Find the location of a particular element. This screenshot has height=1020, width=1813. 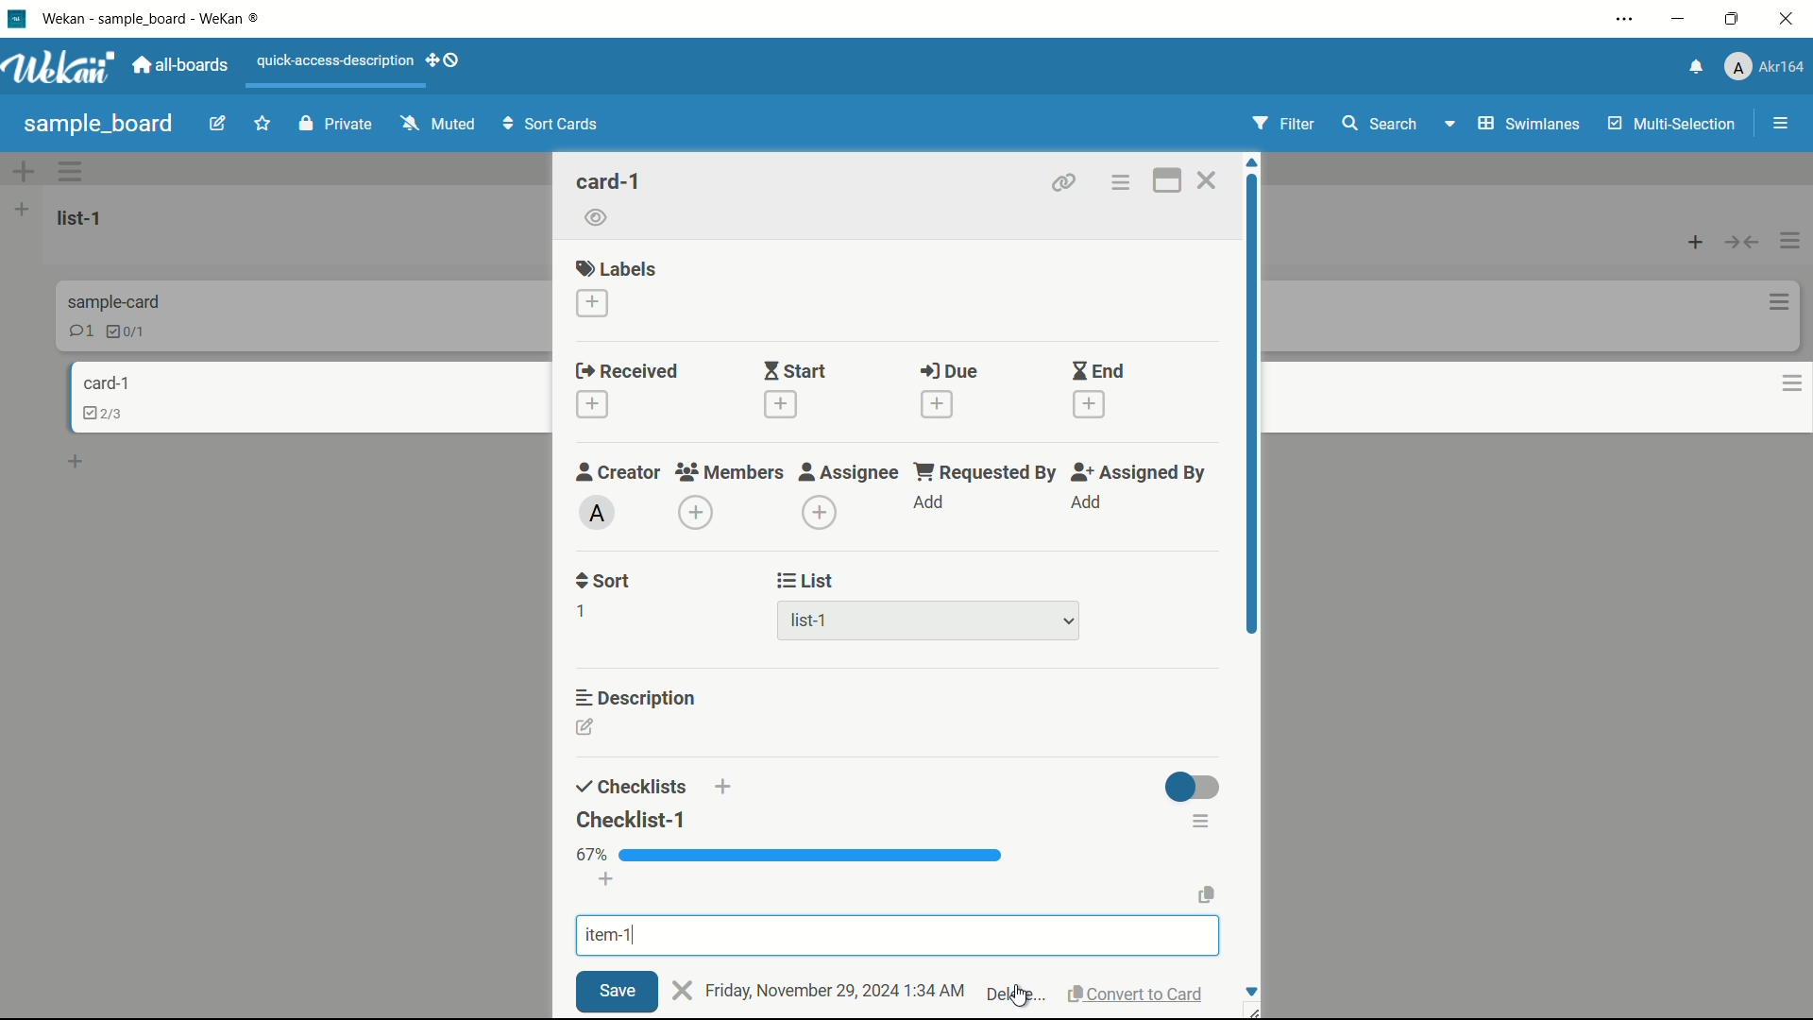

scroll bar is located at coordinates (1249, 420).